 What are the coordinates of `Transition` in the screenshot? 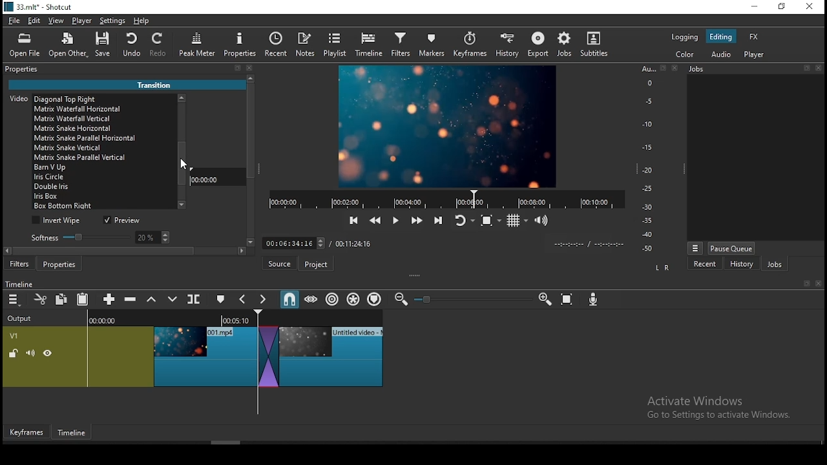 It's located at (159, 83).